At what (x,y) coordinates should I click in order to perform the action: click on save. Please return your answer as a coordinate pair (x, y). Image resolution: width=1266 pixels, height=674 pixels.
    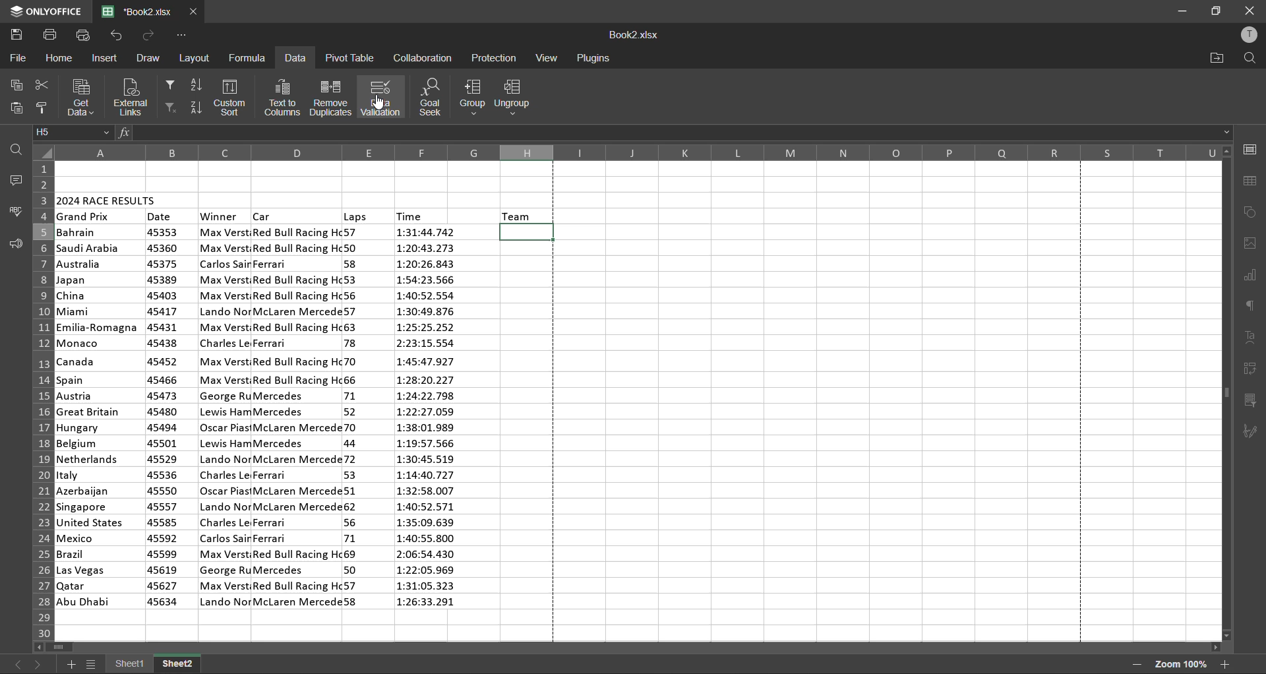
    Looking at the image, I should click on (20, 35).